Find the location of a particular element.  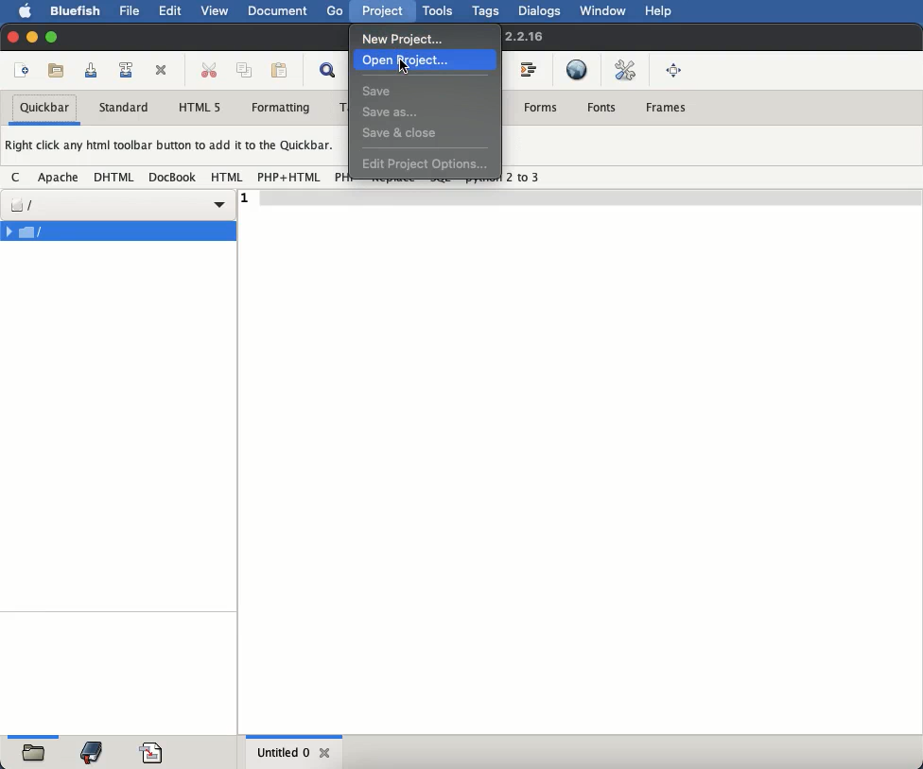

show find bar is located at coordinates (328, 72).